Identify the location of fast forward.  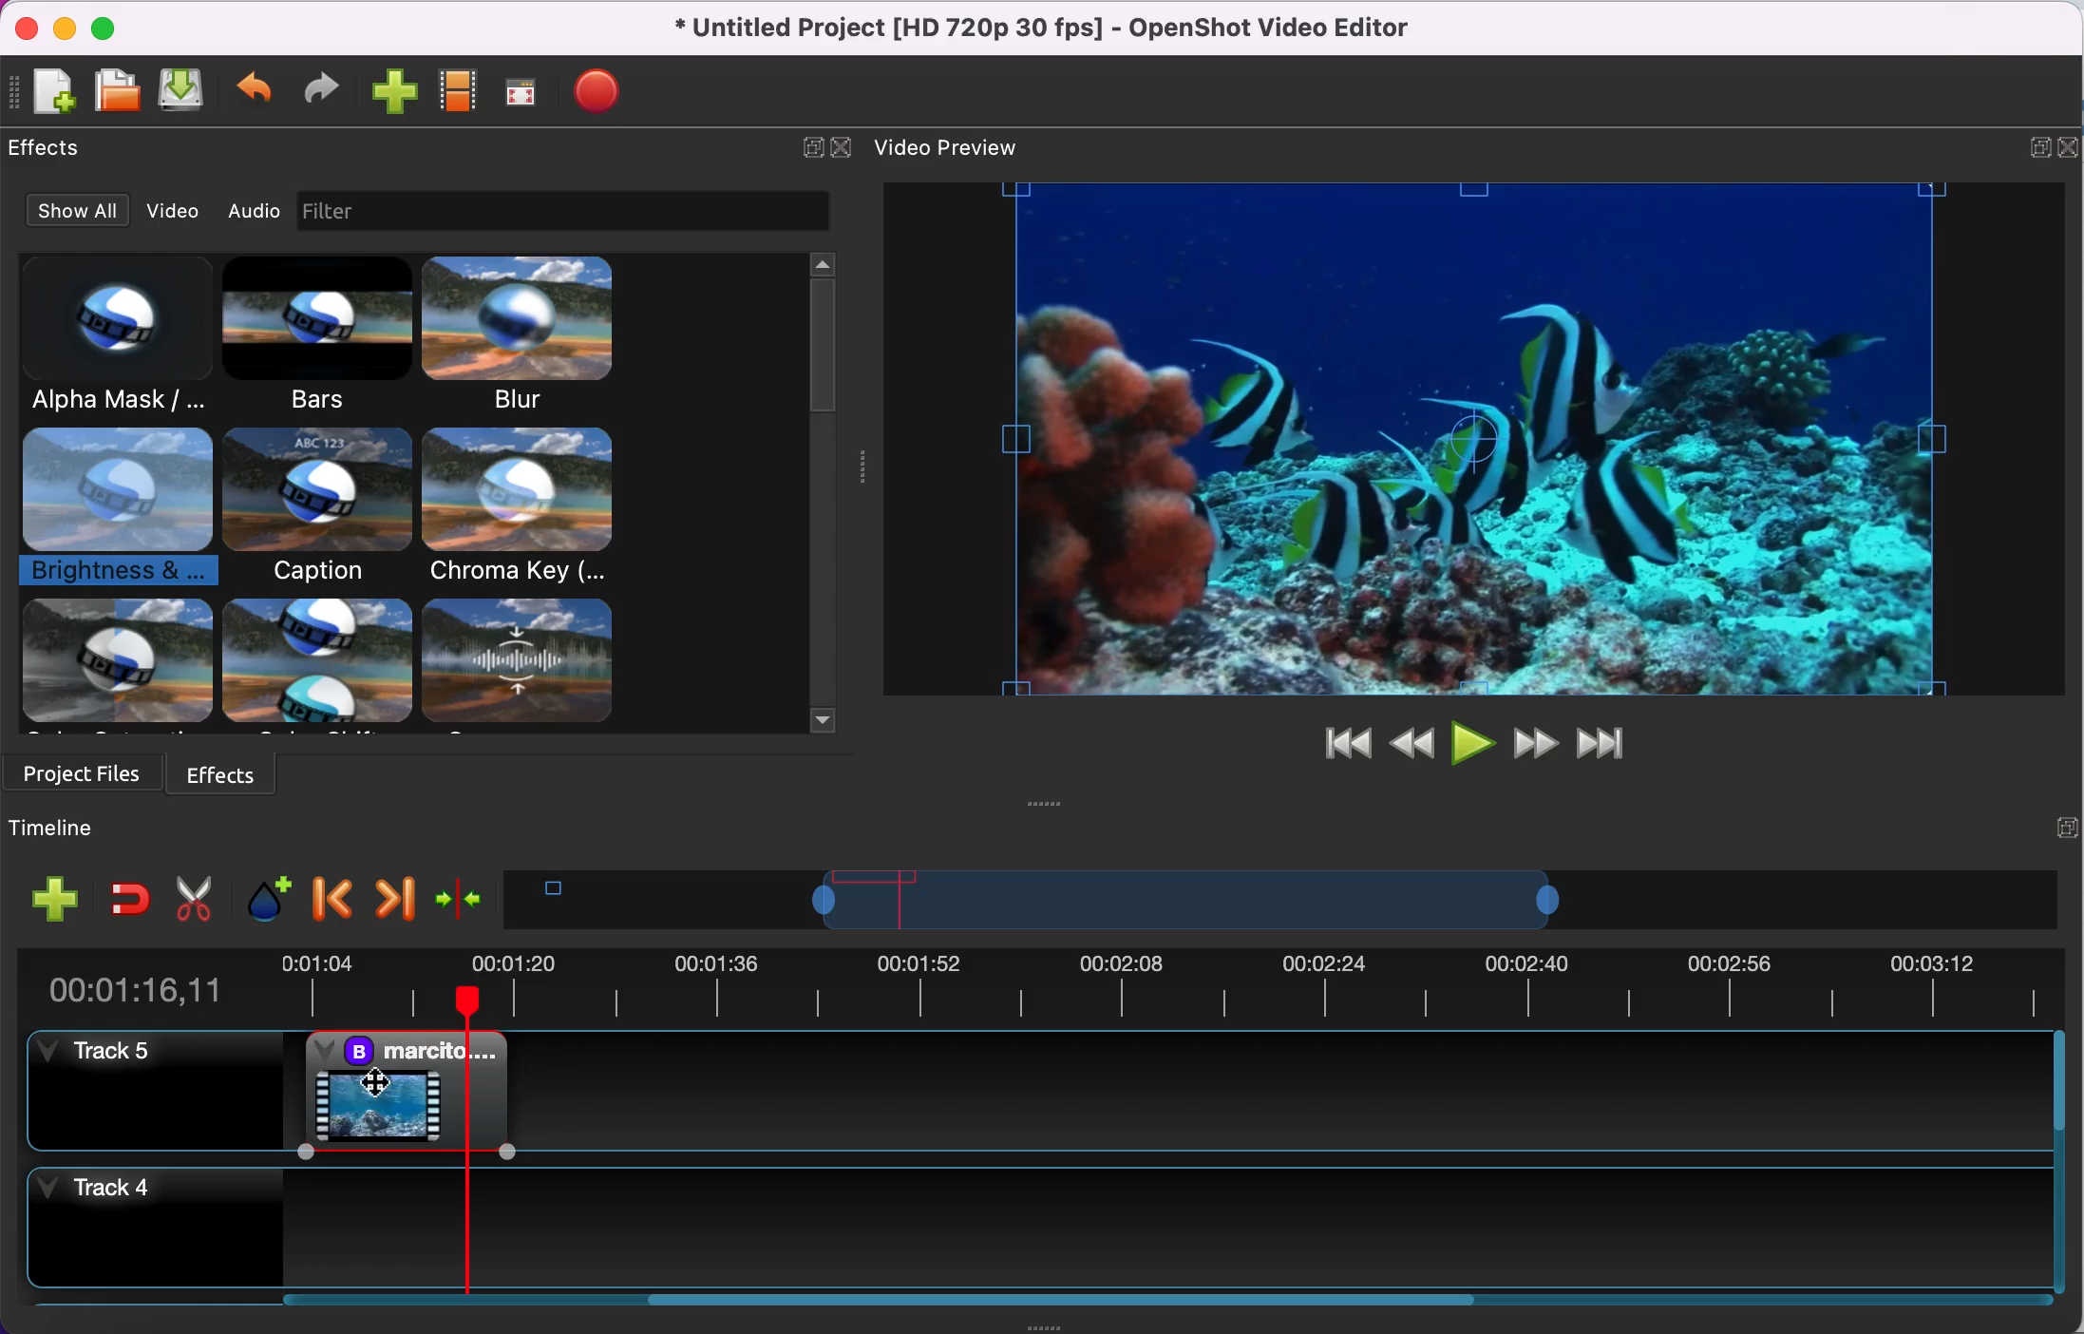
(1532, 743).